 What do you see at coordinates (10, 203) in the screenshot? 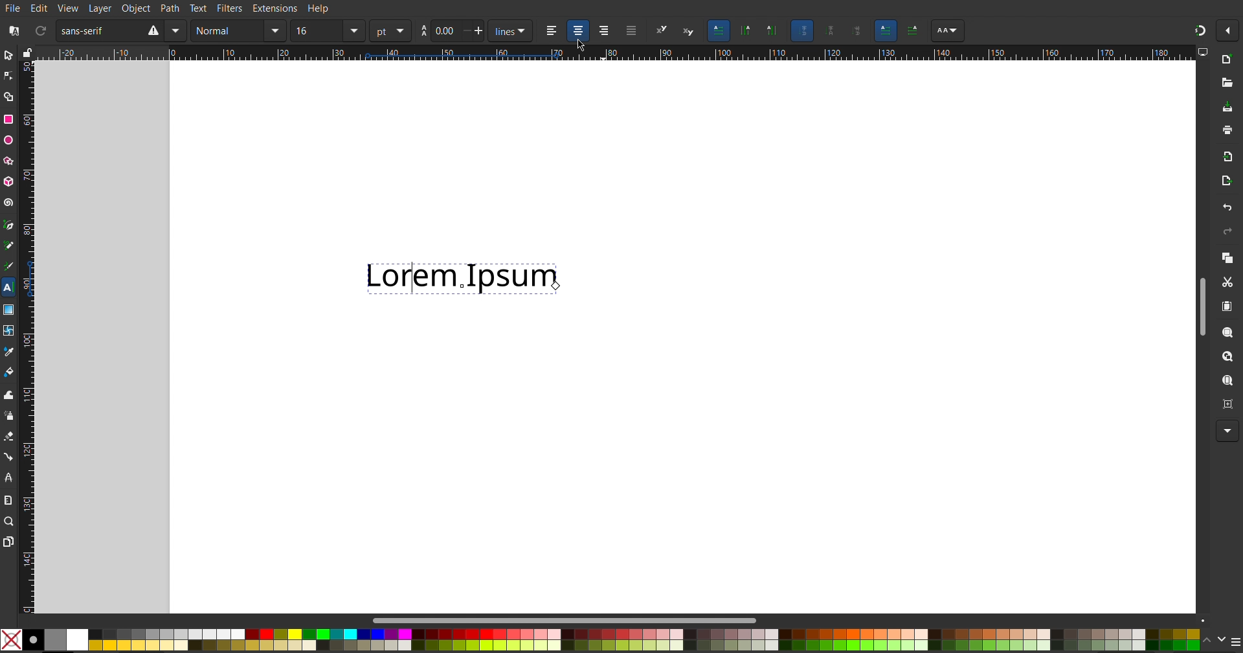
I see `Spiral` at bounding box center [10, 203].